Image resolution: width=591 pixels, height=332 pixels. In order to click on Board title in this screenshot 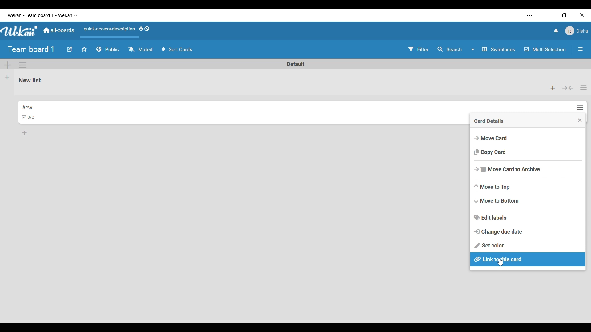, I will do `click(31, 49)`.